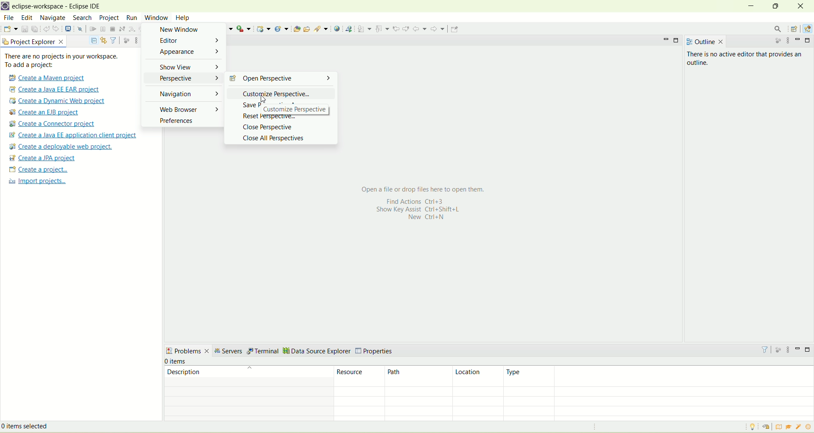  Describe the element at coordinates (422, 217) in the screenshot. I see `New Ctrl+N` at that location.